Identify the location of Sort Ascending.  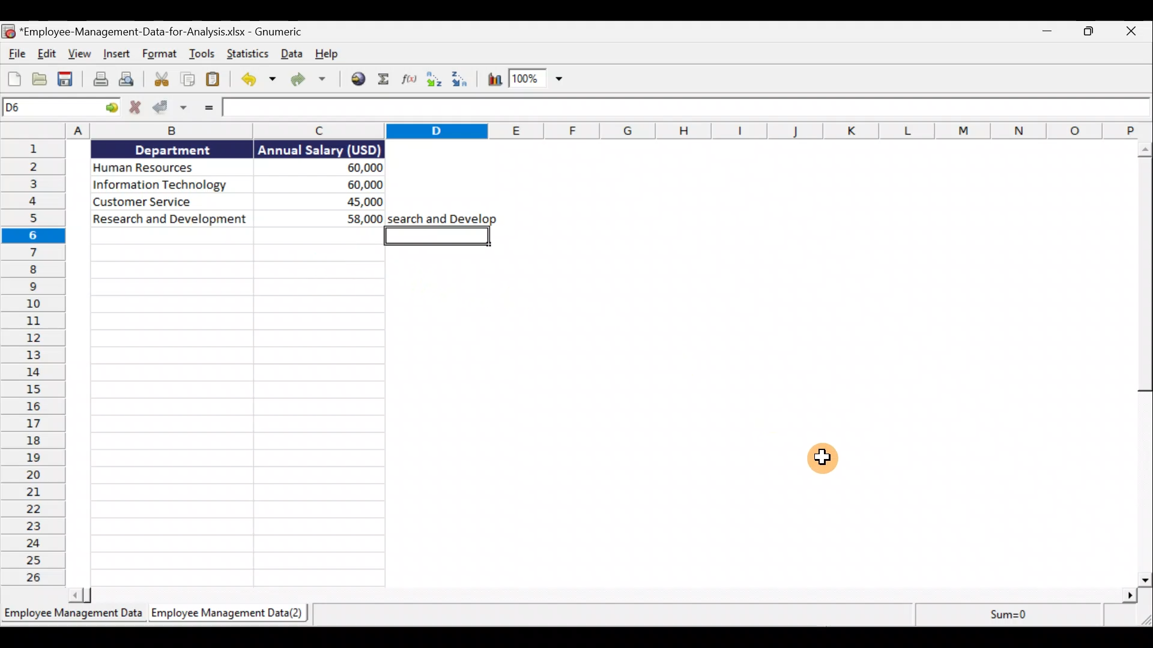
(435, 82).